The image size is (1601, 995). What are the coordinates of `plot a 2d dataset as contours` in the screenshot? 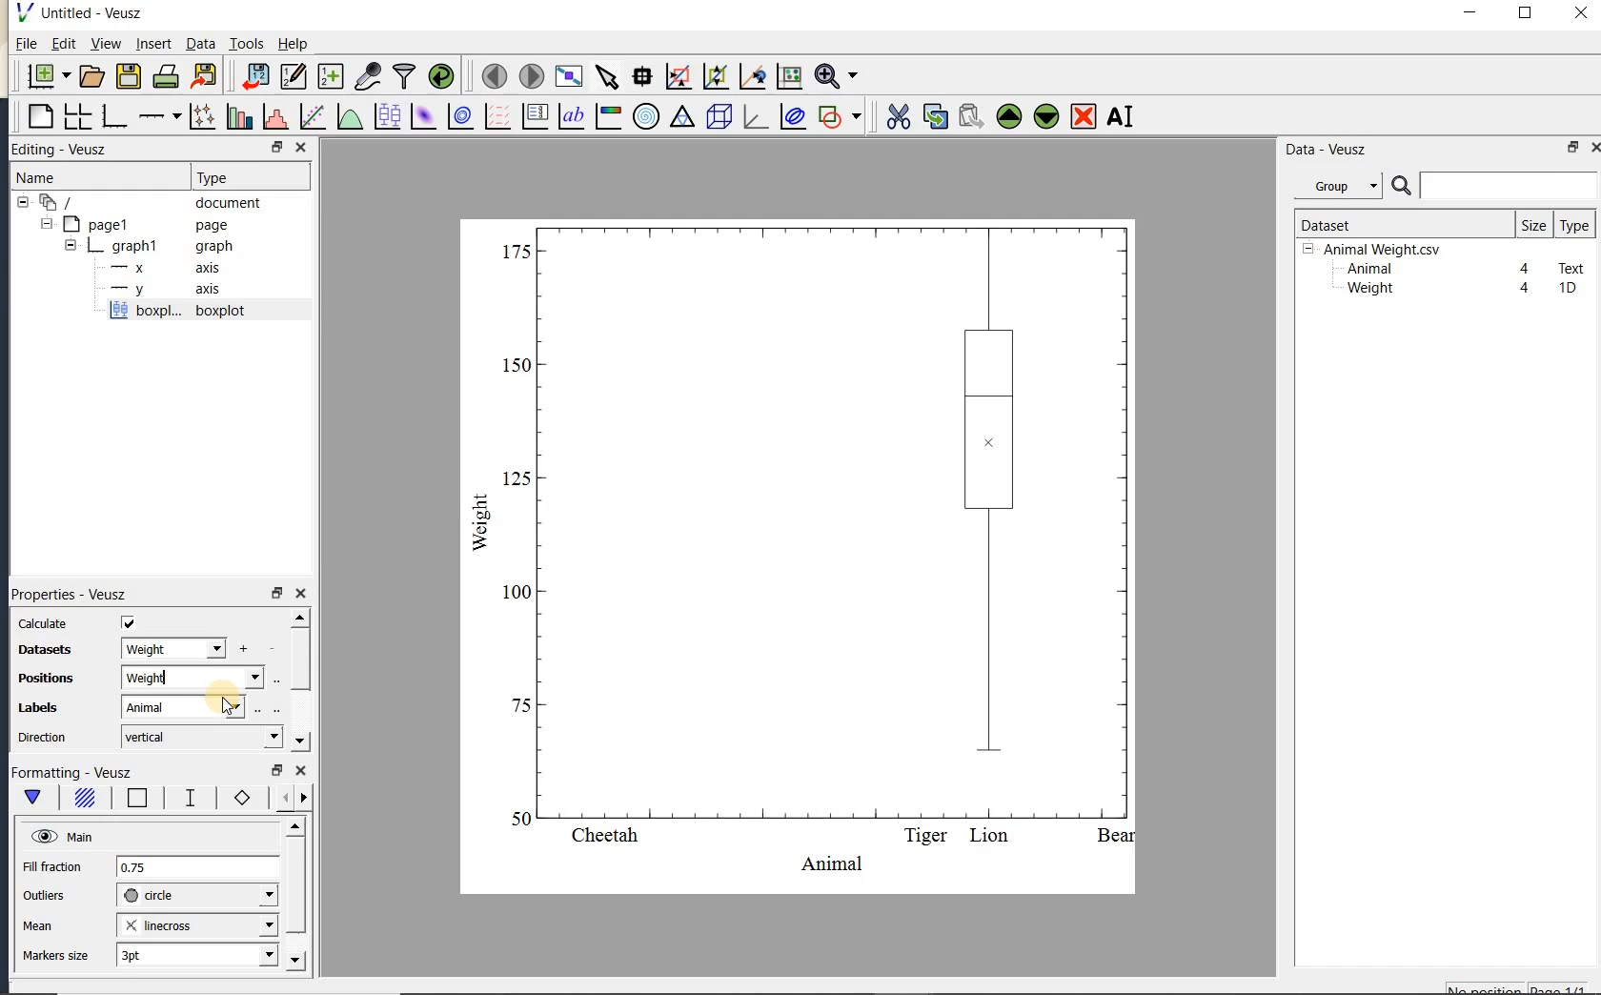 It's located at (458, 115).